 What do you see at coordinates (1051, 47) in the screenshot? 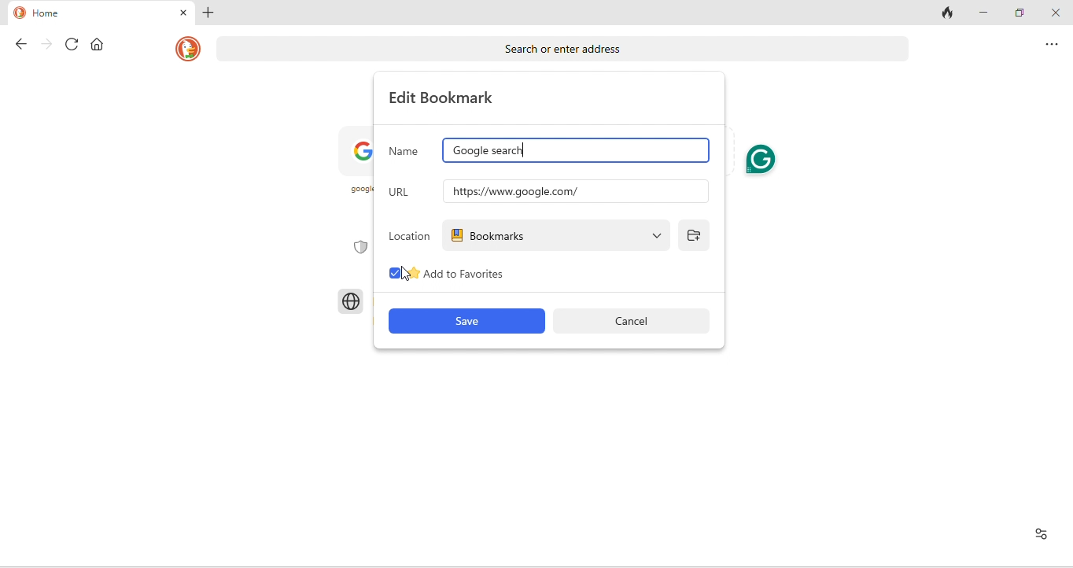
I see `option` at bounding box center [1051, 47].